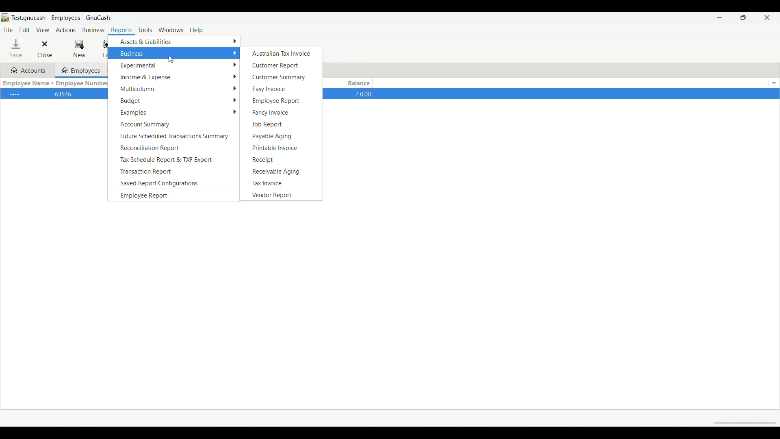 This screenshot has width=780, height=439. Describe the element at coordinates (174, 112) in the screenshot. I see `Examples options` at that location.